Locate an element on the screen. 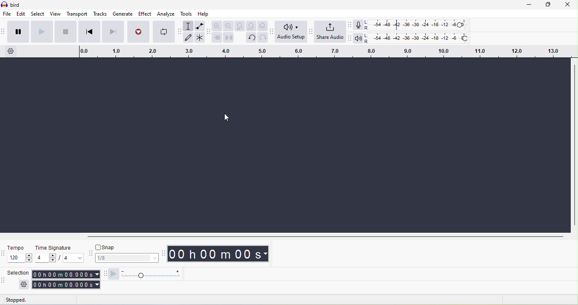 This screenshot has width=578, height=305. time is located at coordinates (220, 253).